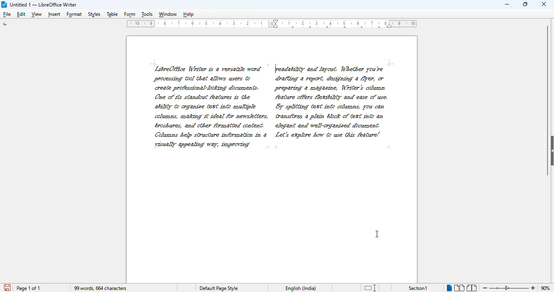  I want to click on insert, so click(54, 15).